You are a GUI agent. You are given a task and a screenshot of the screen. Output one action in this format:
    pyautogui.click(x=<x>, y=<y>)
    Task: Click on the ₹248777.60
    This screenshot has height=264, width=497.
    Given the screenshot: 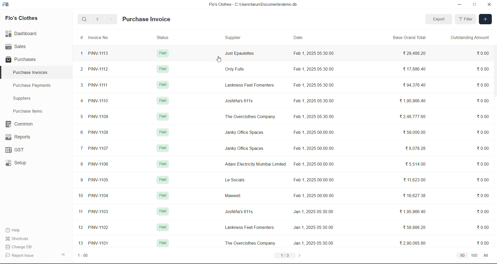 What is the action you would take?
    pyautogui.click(x=416, y=118)
    